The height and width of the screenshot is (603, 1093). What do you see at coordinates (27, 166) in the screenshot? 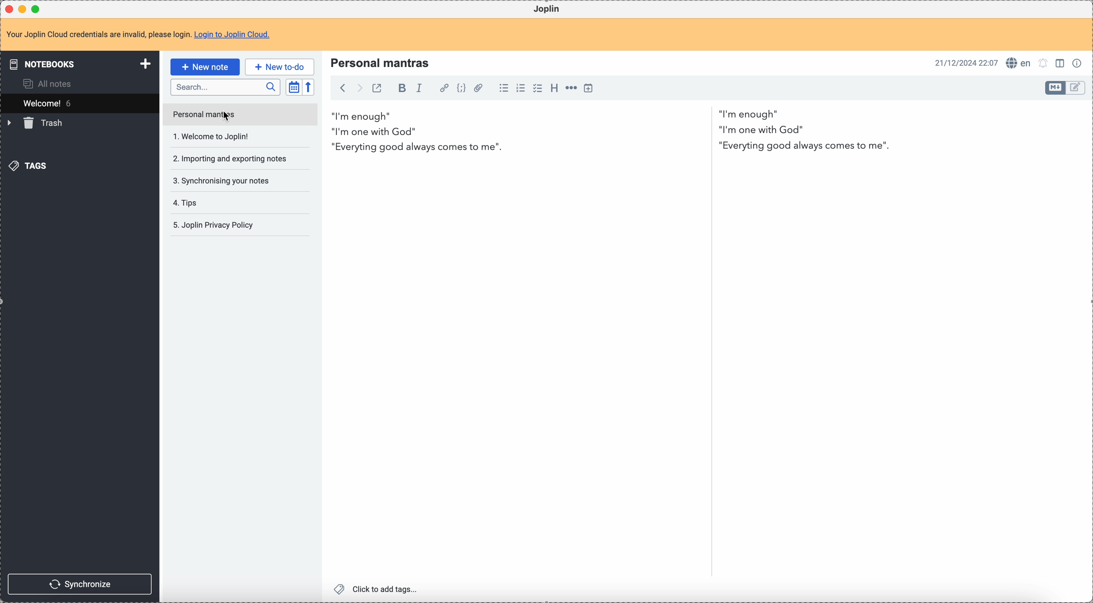
I see `tags` at bounding box center [27, 166].